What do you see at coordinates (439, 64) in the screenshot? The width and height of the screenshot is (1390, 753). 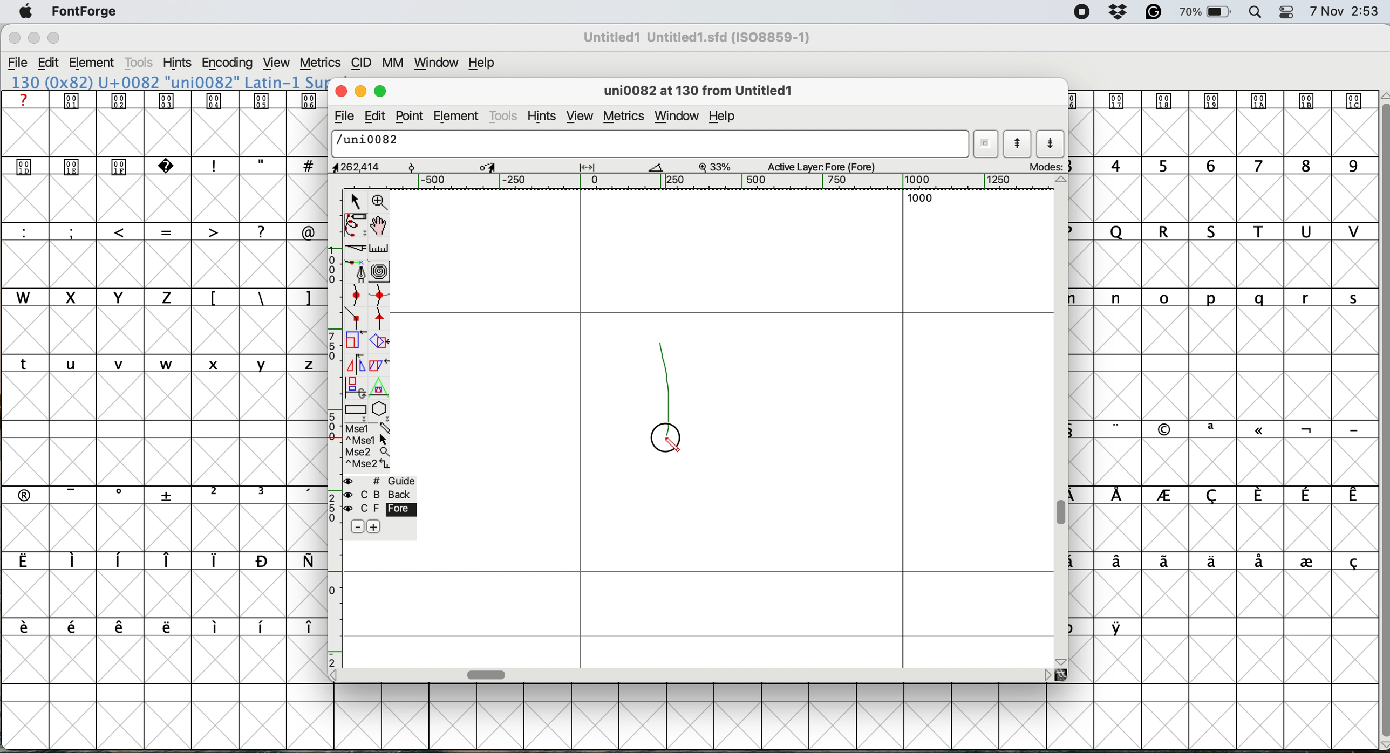 I see `window` at bounding box center [439, 64].